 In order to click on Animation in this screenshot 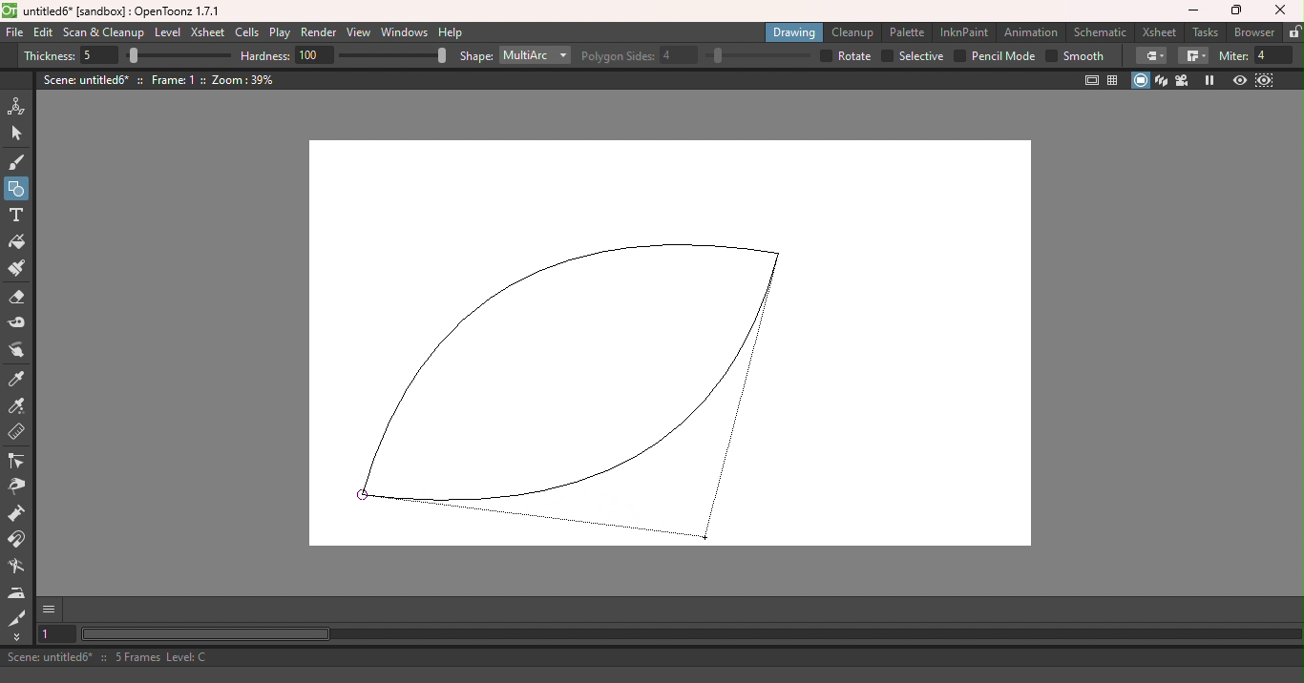, I will do `click(1031, 31)`.